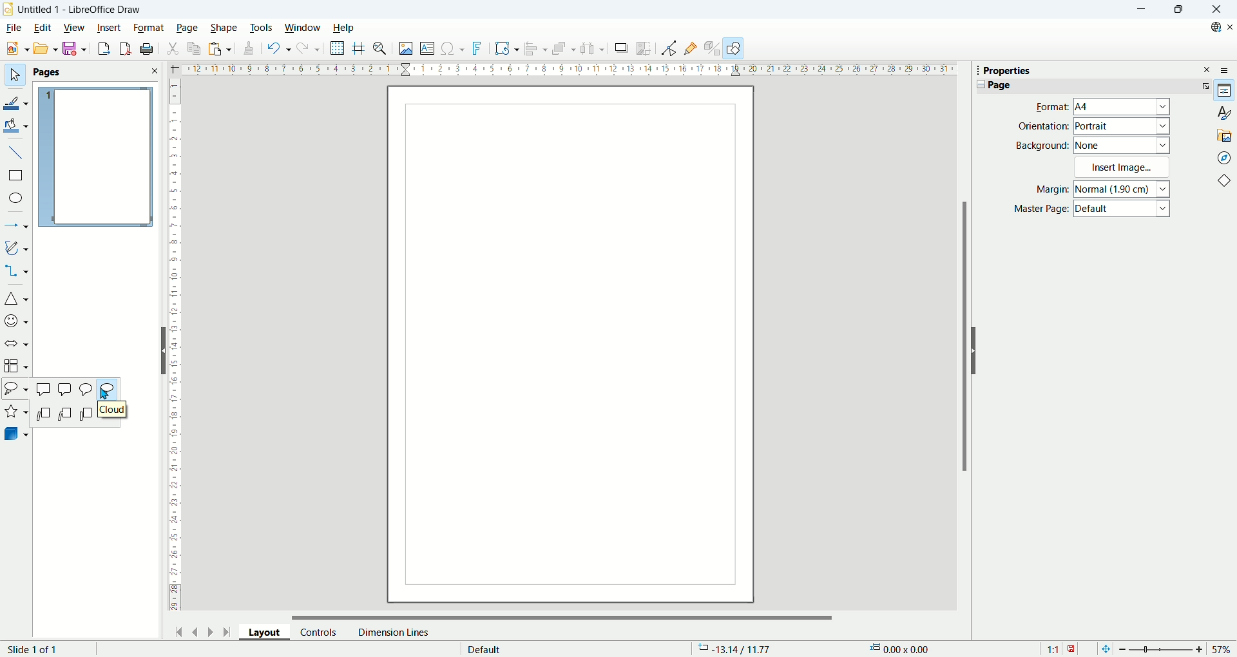 The width and height of the screenshot is (1237, 657). I want to click on insert special character, so click(454, 48).